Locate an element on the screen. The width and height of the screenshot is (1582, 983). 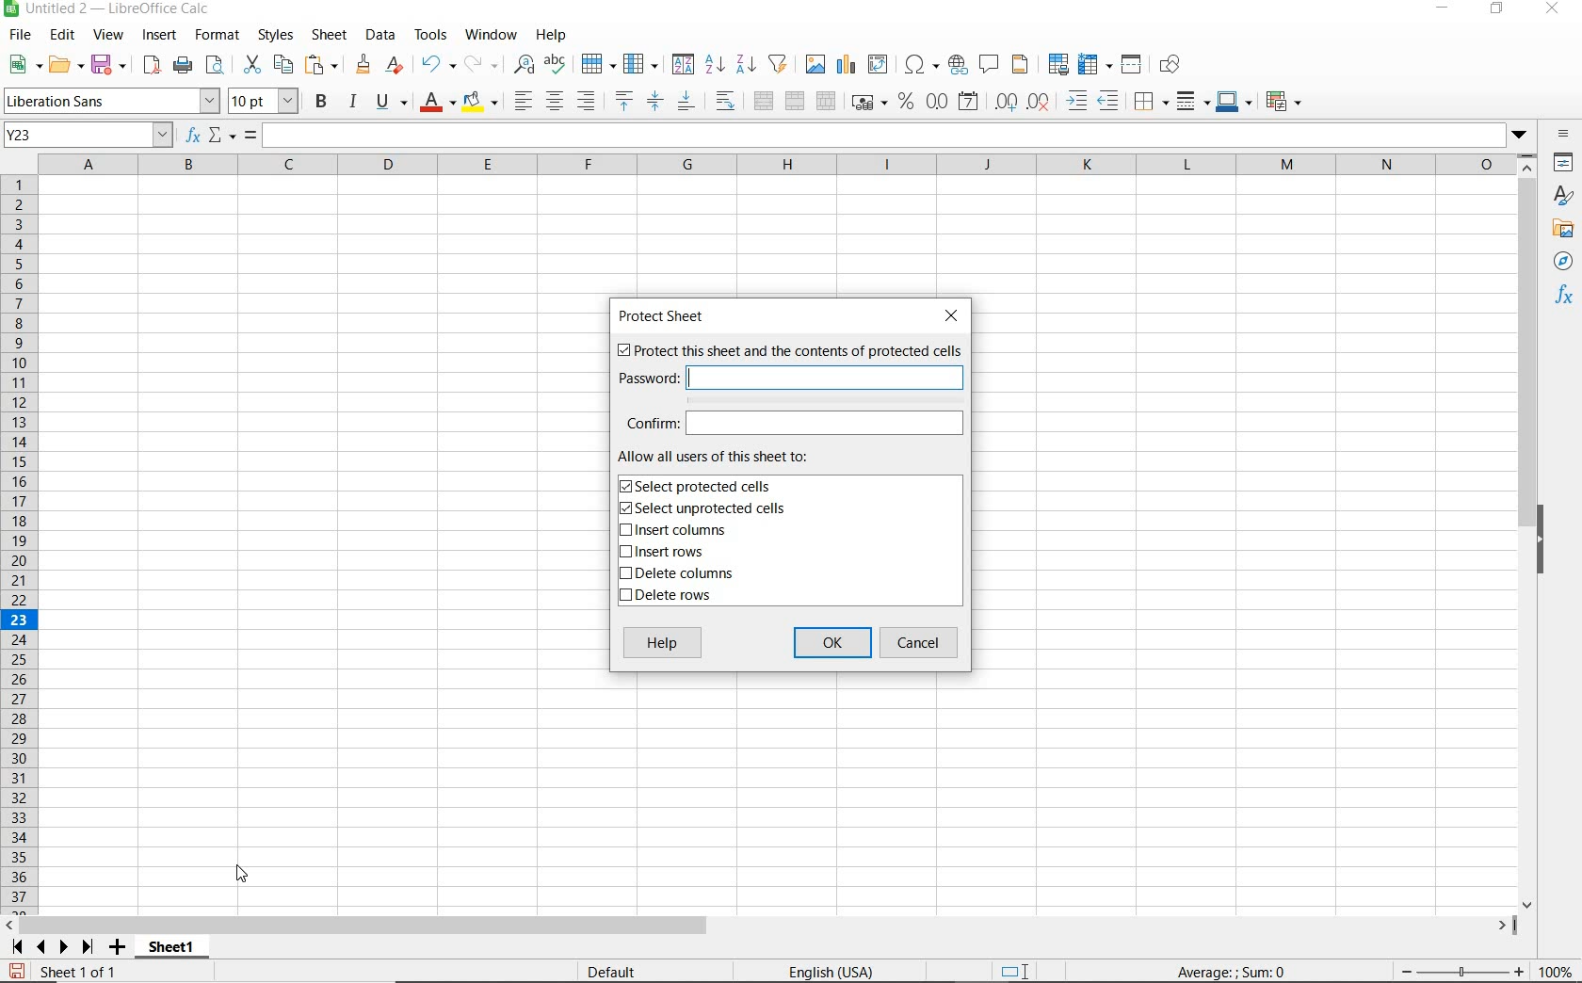
INSERT ROWS is located at coordinates (669, 553).